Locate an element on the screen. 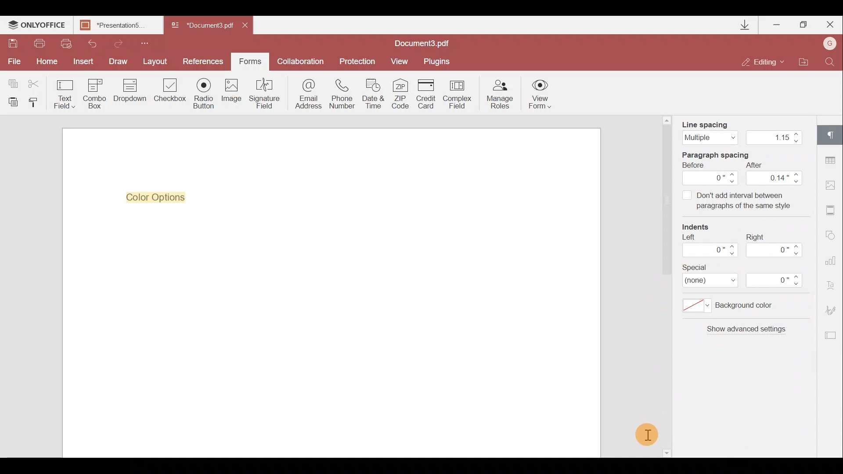 This screenshot has height=474, width=843. Copy is located at coordinates (11, 80).